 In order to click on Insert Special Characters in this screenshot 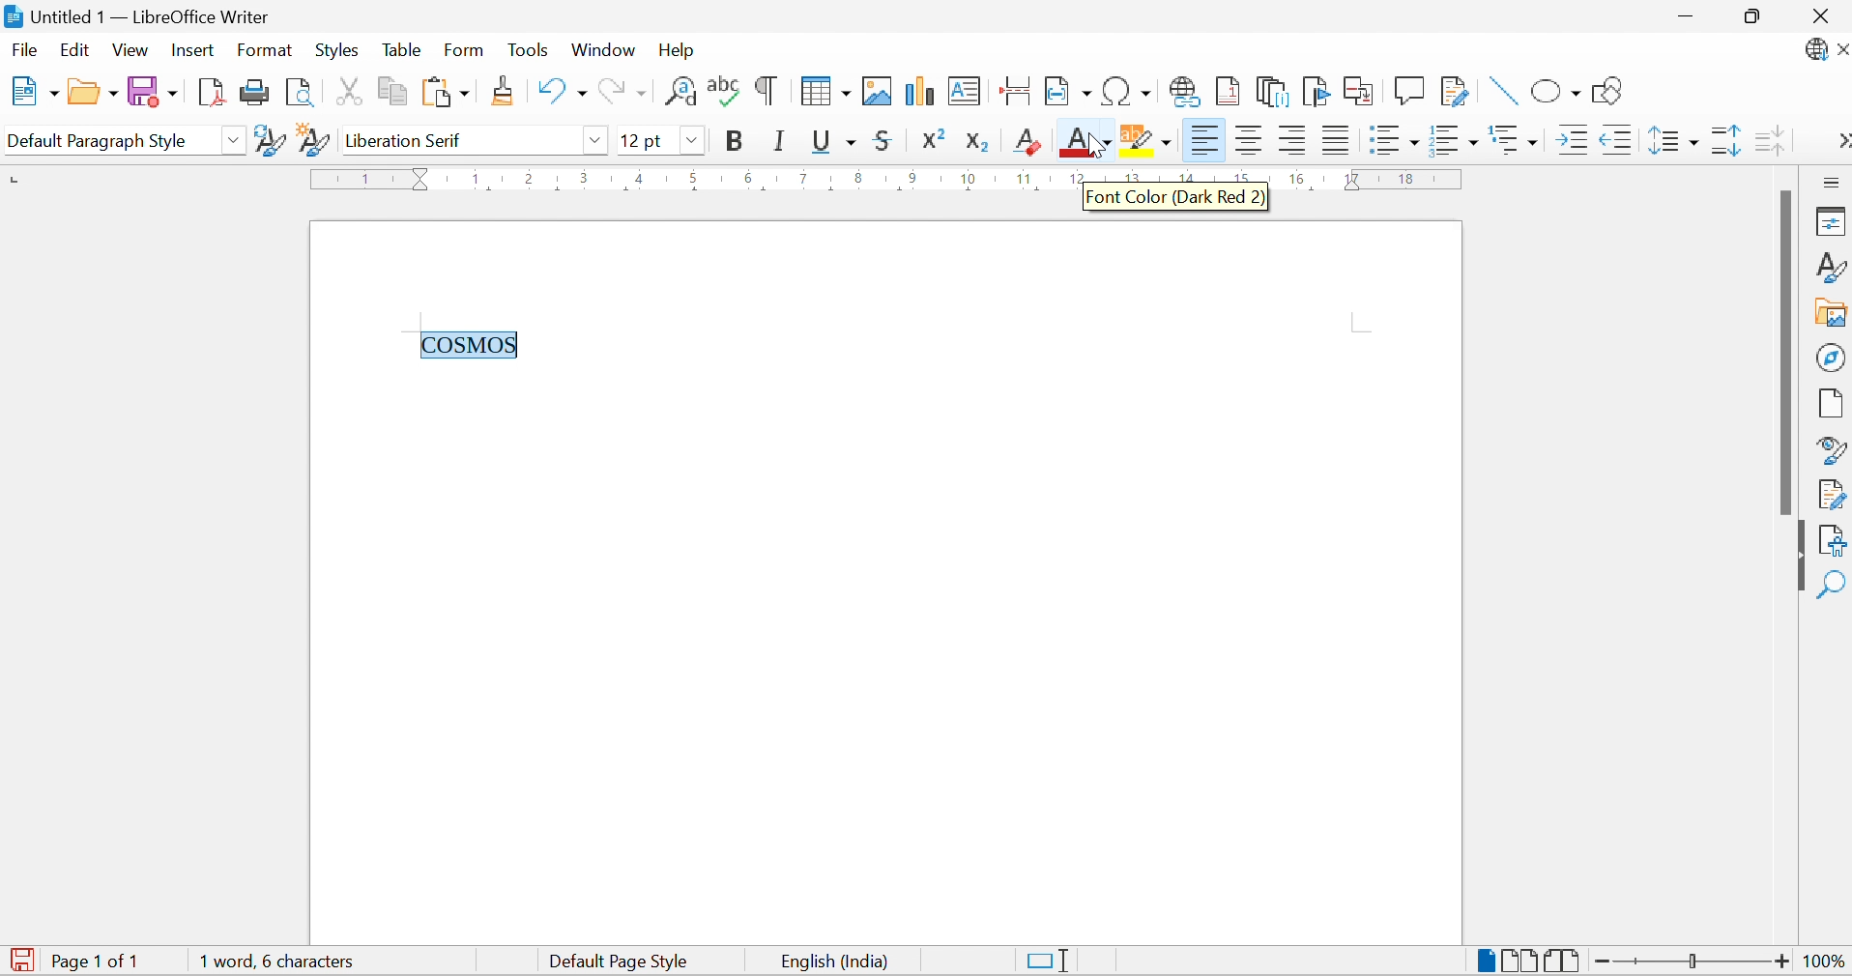, I will do `click(1127, 91)`.